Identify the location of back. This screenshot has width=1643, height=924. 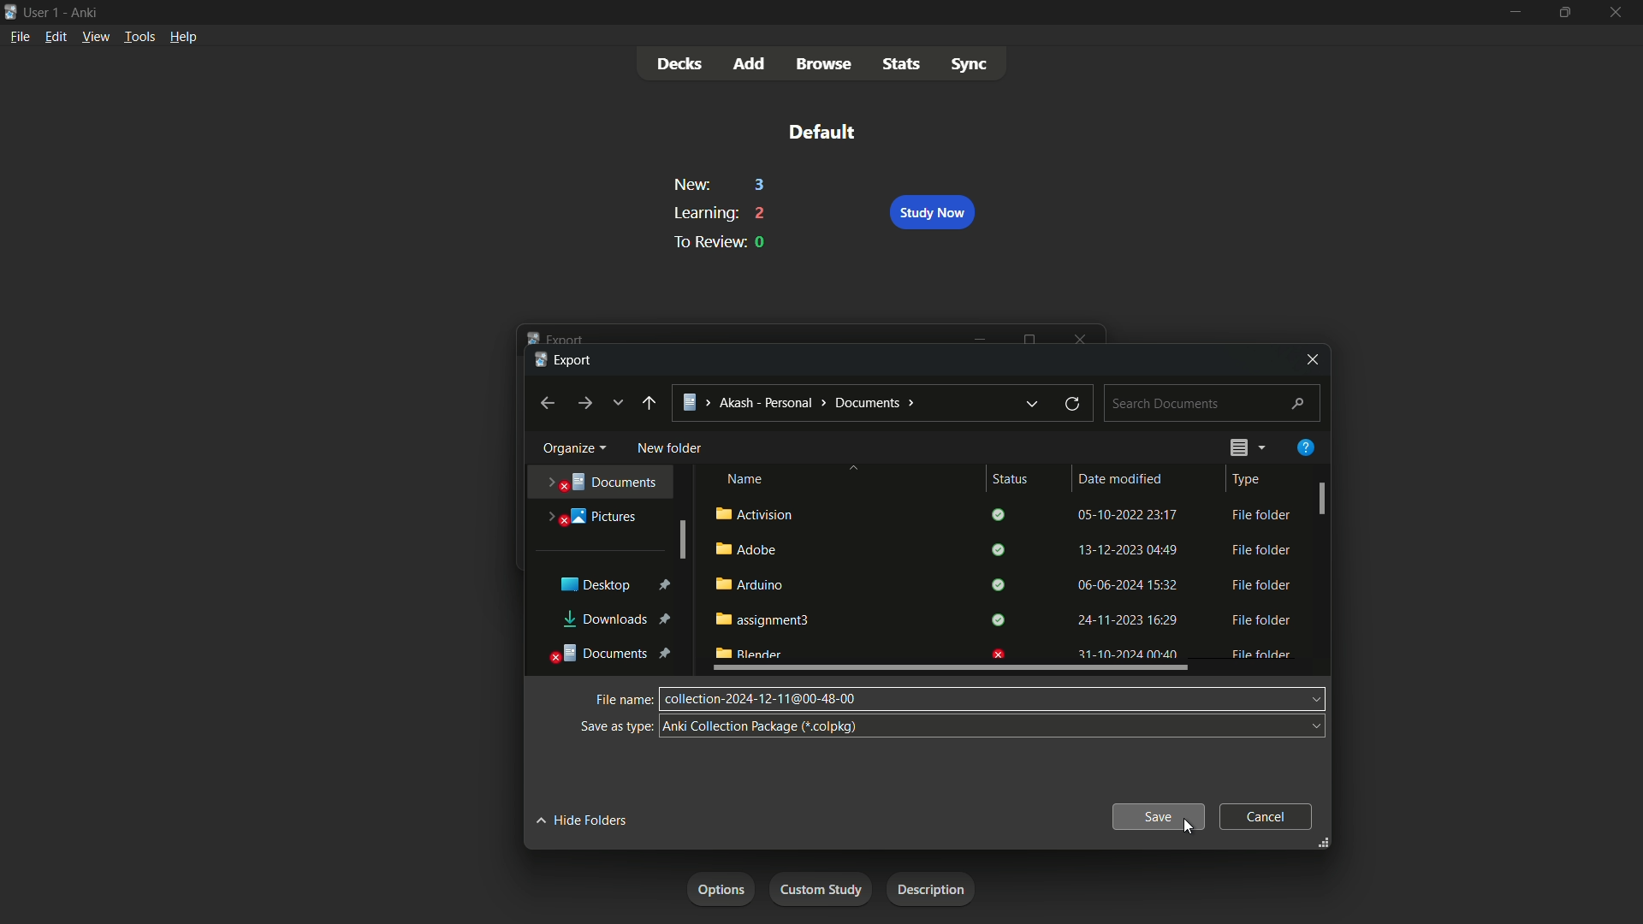
(649, 403).